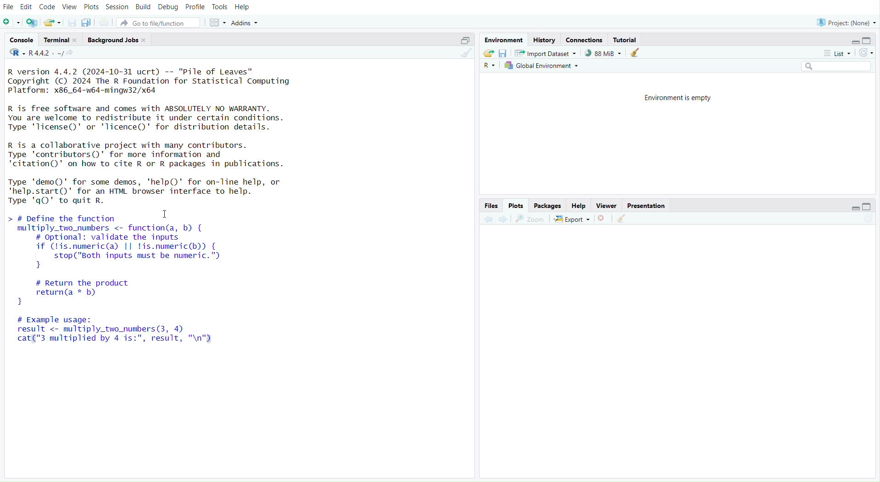  What do you see at coordinates (489, 52) in the screenshot?
I see `Load workspace` at bounding box center [489, 52].